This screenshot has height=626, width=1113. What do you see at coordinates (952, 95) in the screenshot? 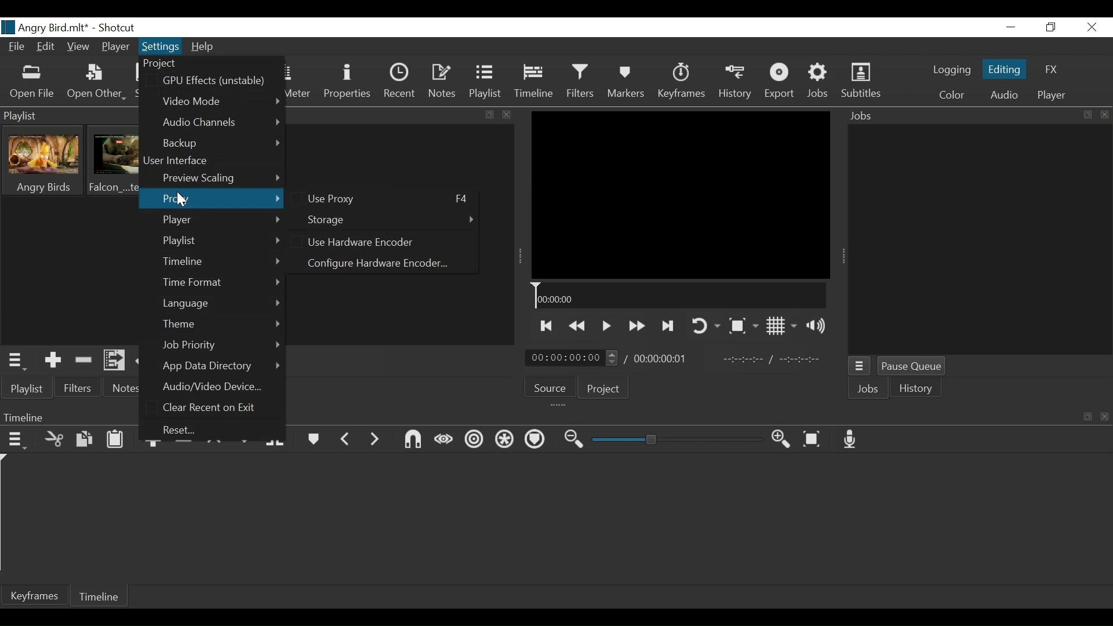
I see `Color` at bounding box center [952, 95].